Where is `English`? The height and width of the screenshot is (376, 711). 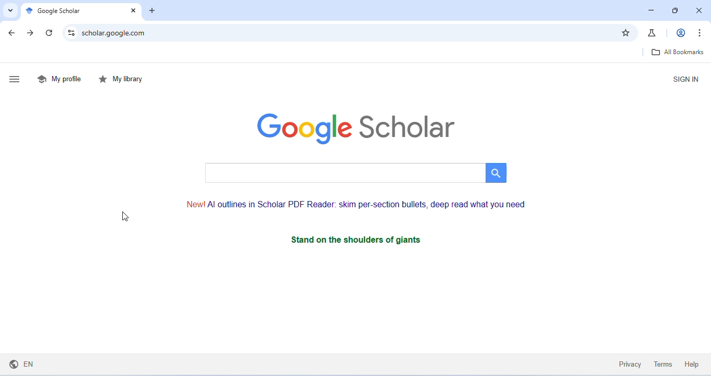 English is located at coordinates (24, 363).